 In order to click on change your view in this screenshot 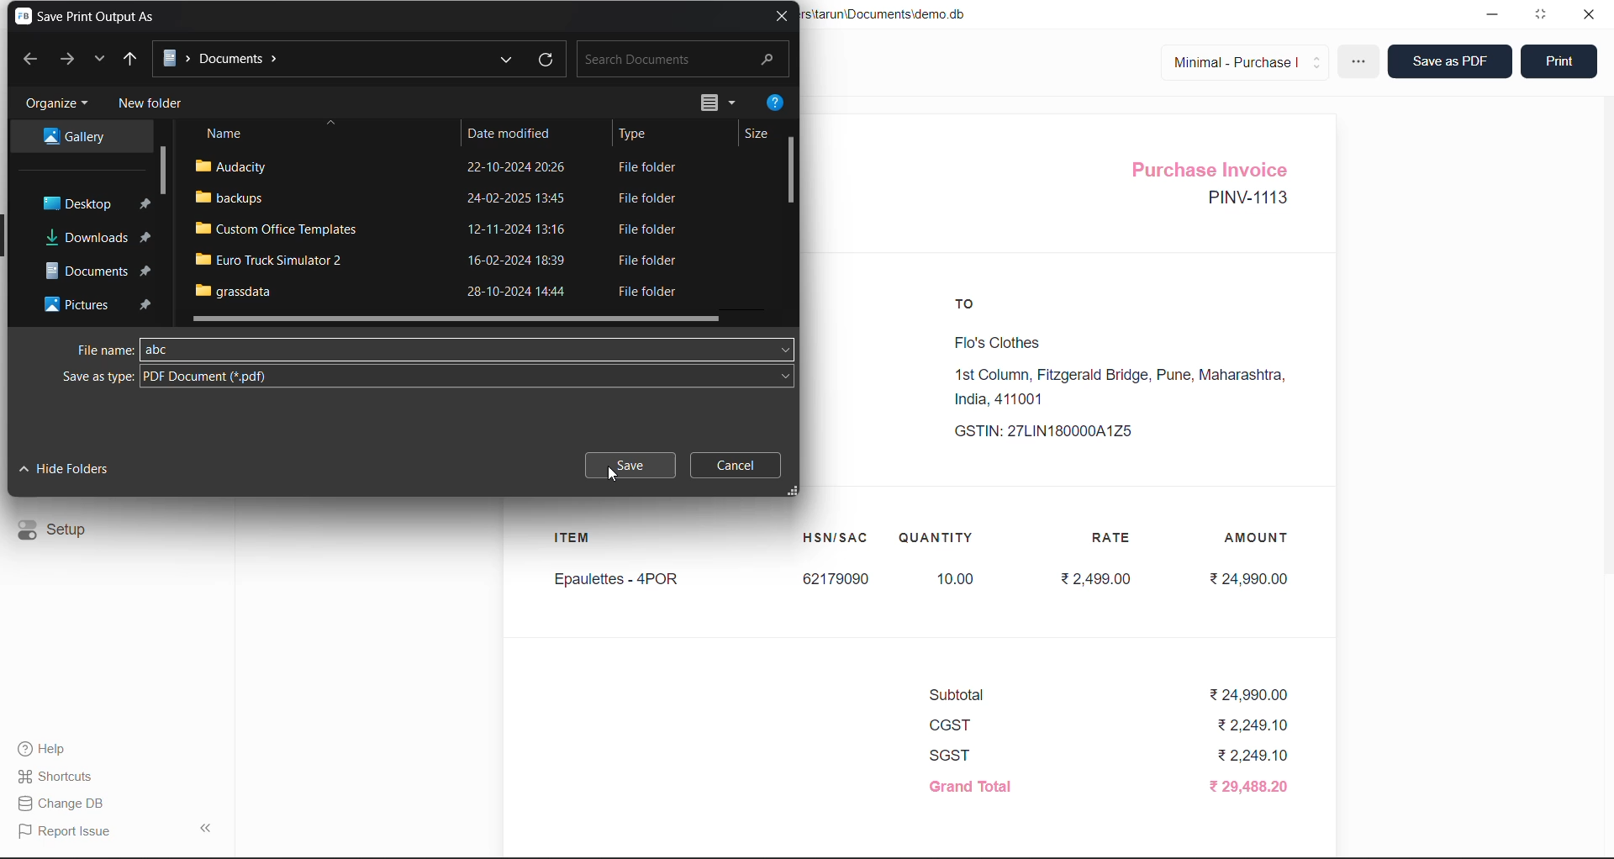, I will do `click(720, 105)`.